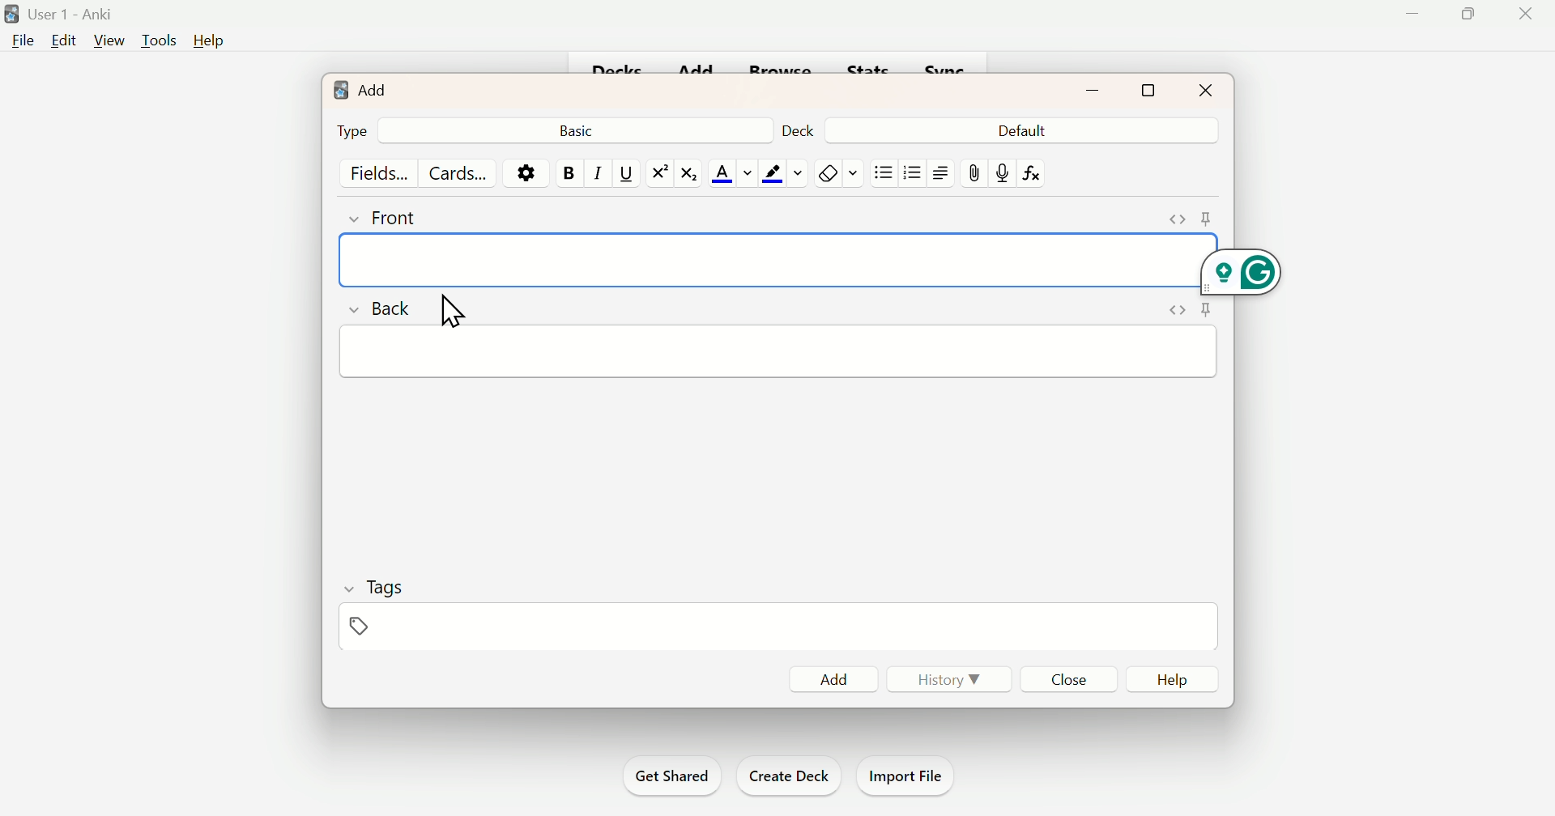  I want to click on Help, so click(209, 37).